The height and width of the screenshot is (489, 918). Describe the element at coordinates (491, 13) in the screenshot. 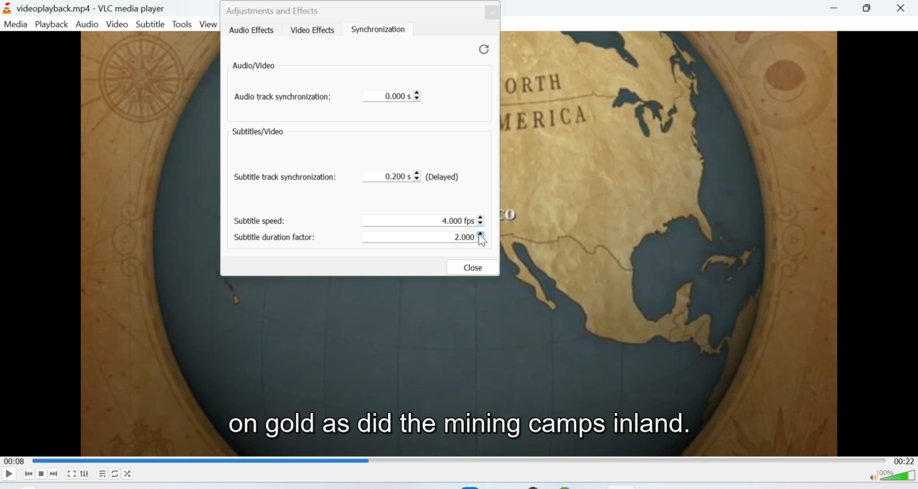

I see `Close` at that location.